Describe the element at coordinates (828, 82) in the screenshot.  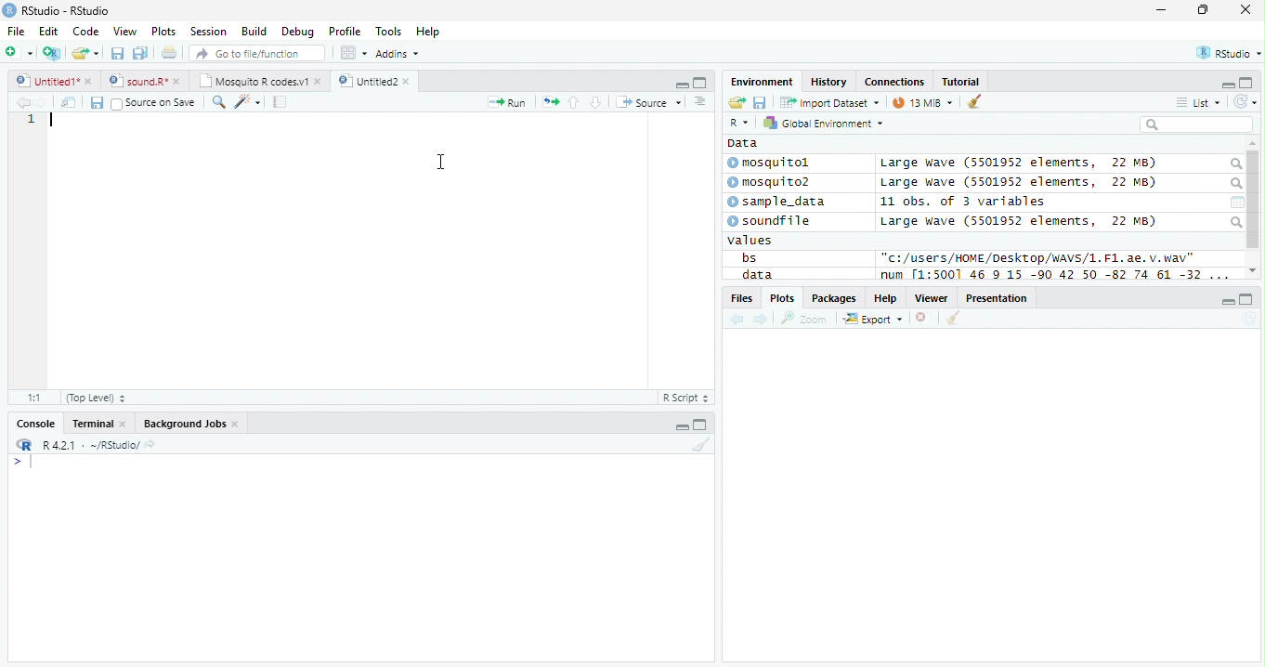
I see `History` at that location.